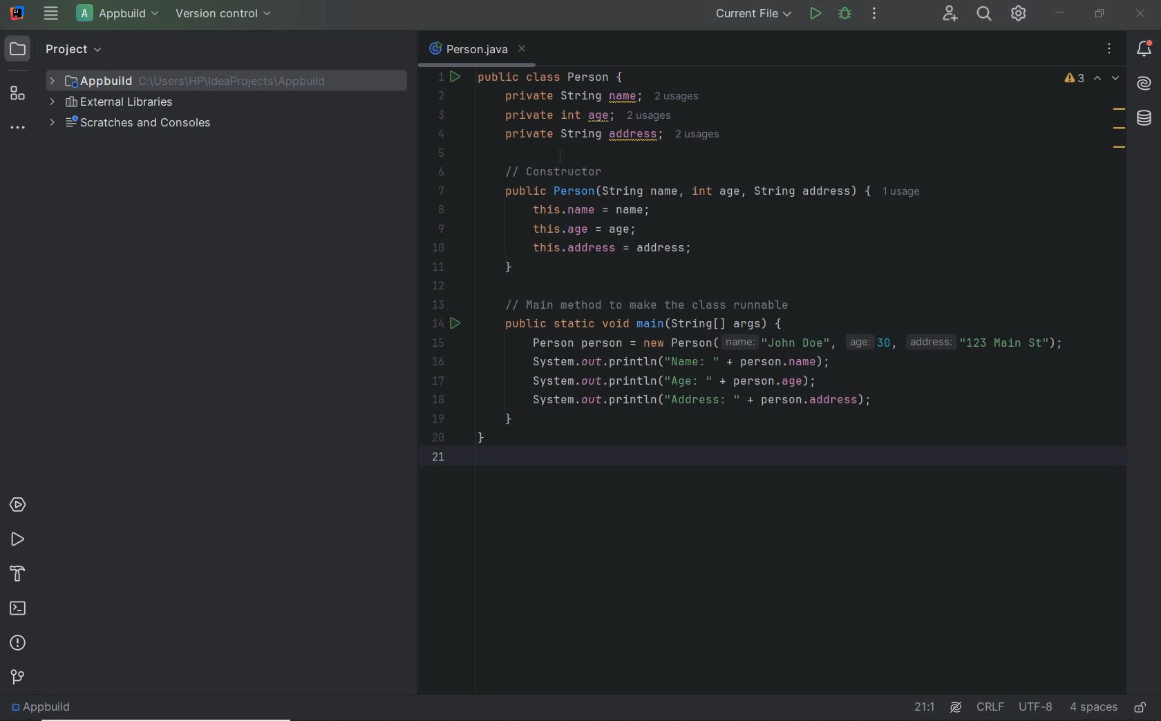  What do you see at coordinates (18, 504) in the screenshot?
I see `services` at bounding box center [18, 504].